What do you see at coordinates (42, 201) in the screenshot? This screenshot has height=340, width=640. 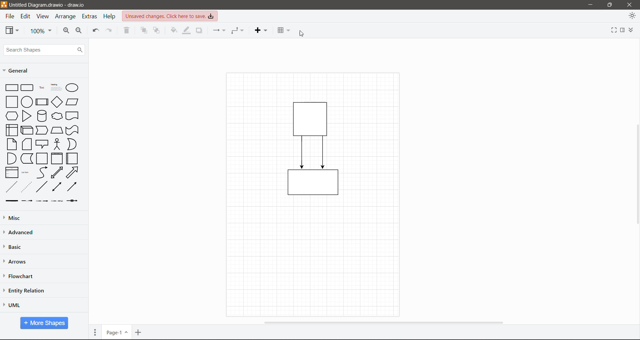 I see `connector with 2 labels` at bounding box center [42, 201].